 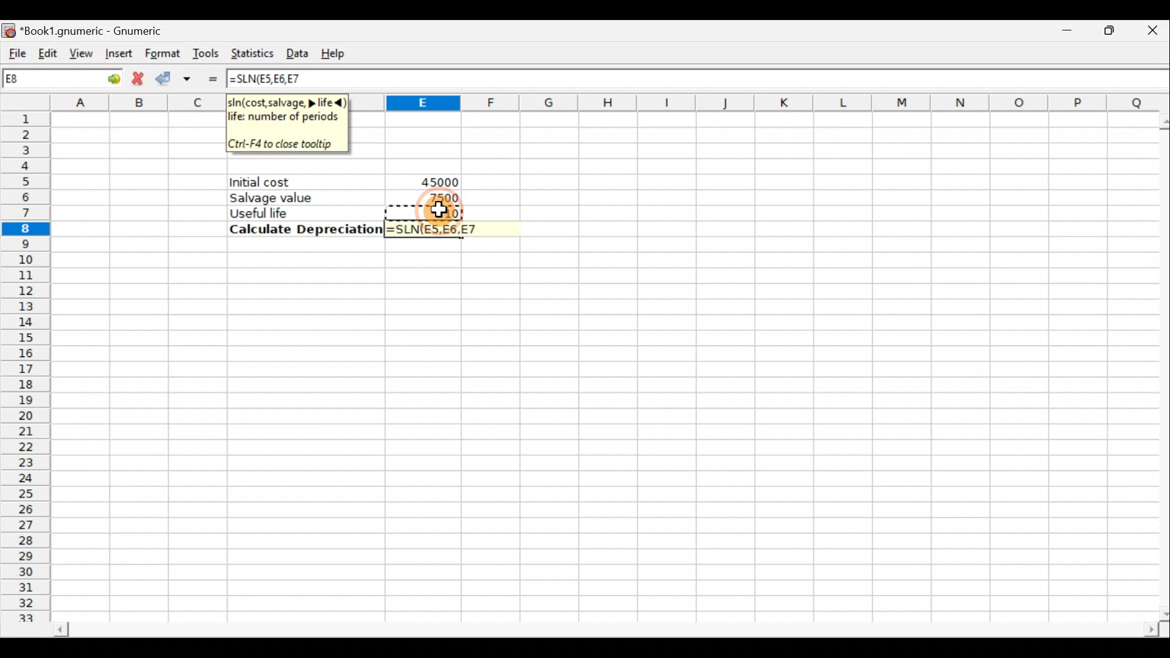 I want to click on Format, so click(x=161, y=51).